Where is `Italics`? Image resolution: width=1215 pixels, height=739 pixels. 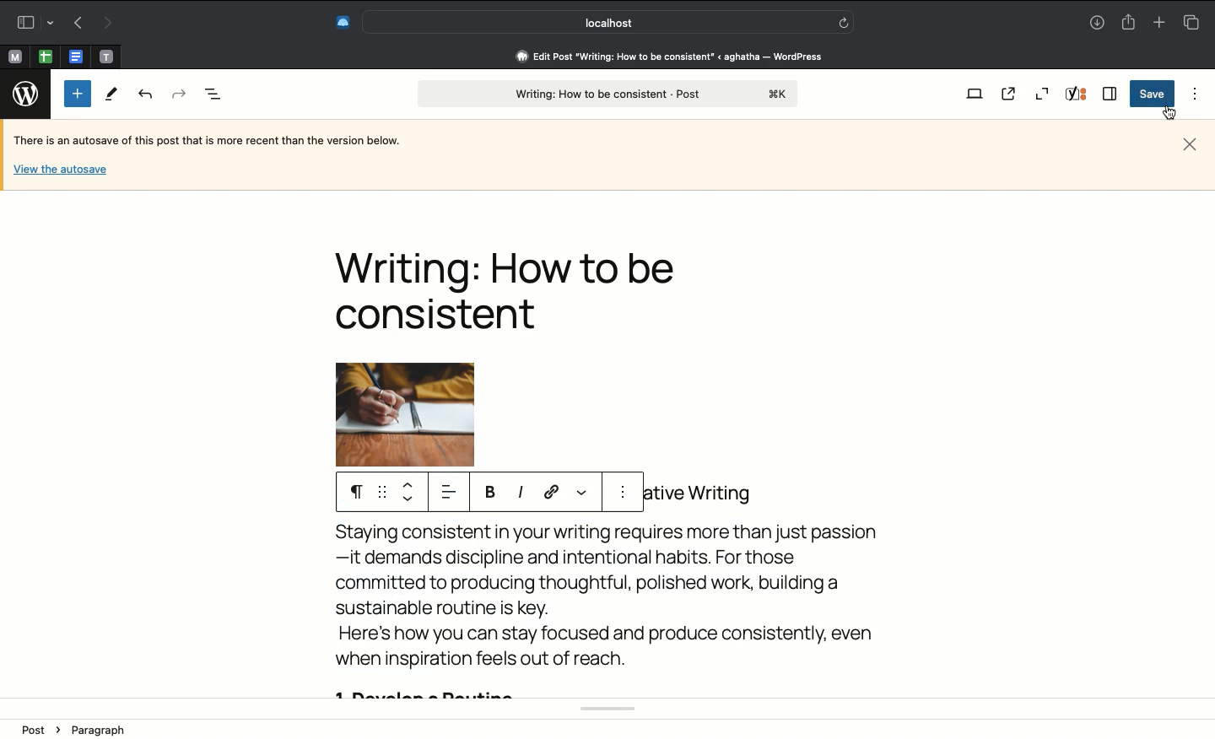 Italics is located at coordinates (521, 493).